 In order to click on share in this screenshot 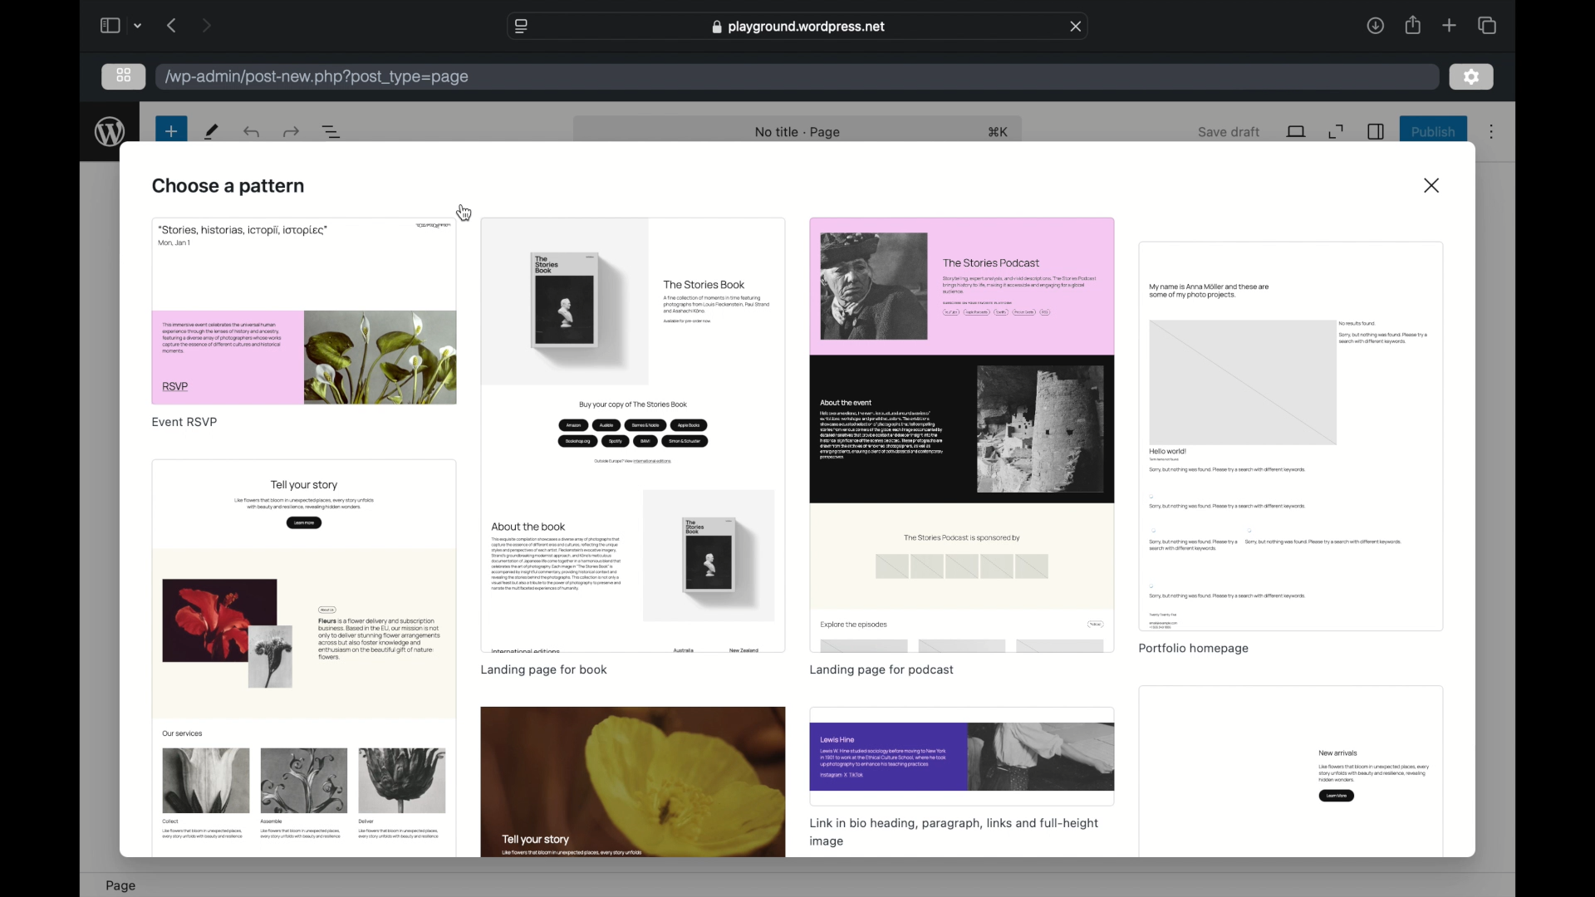, I will do `click(1411, 24)`.